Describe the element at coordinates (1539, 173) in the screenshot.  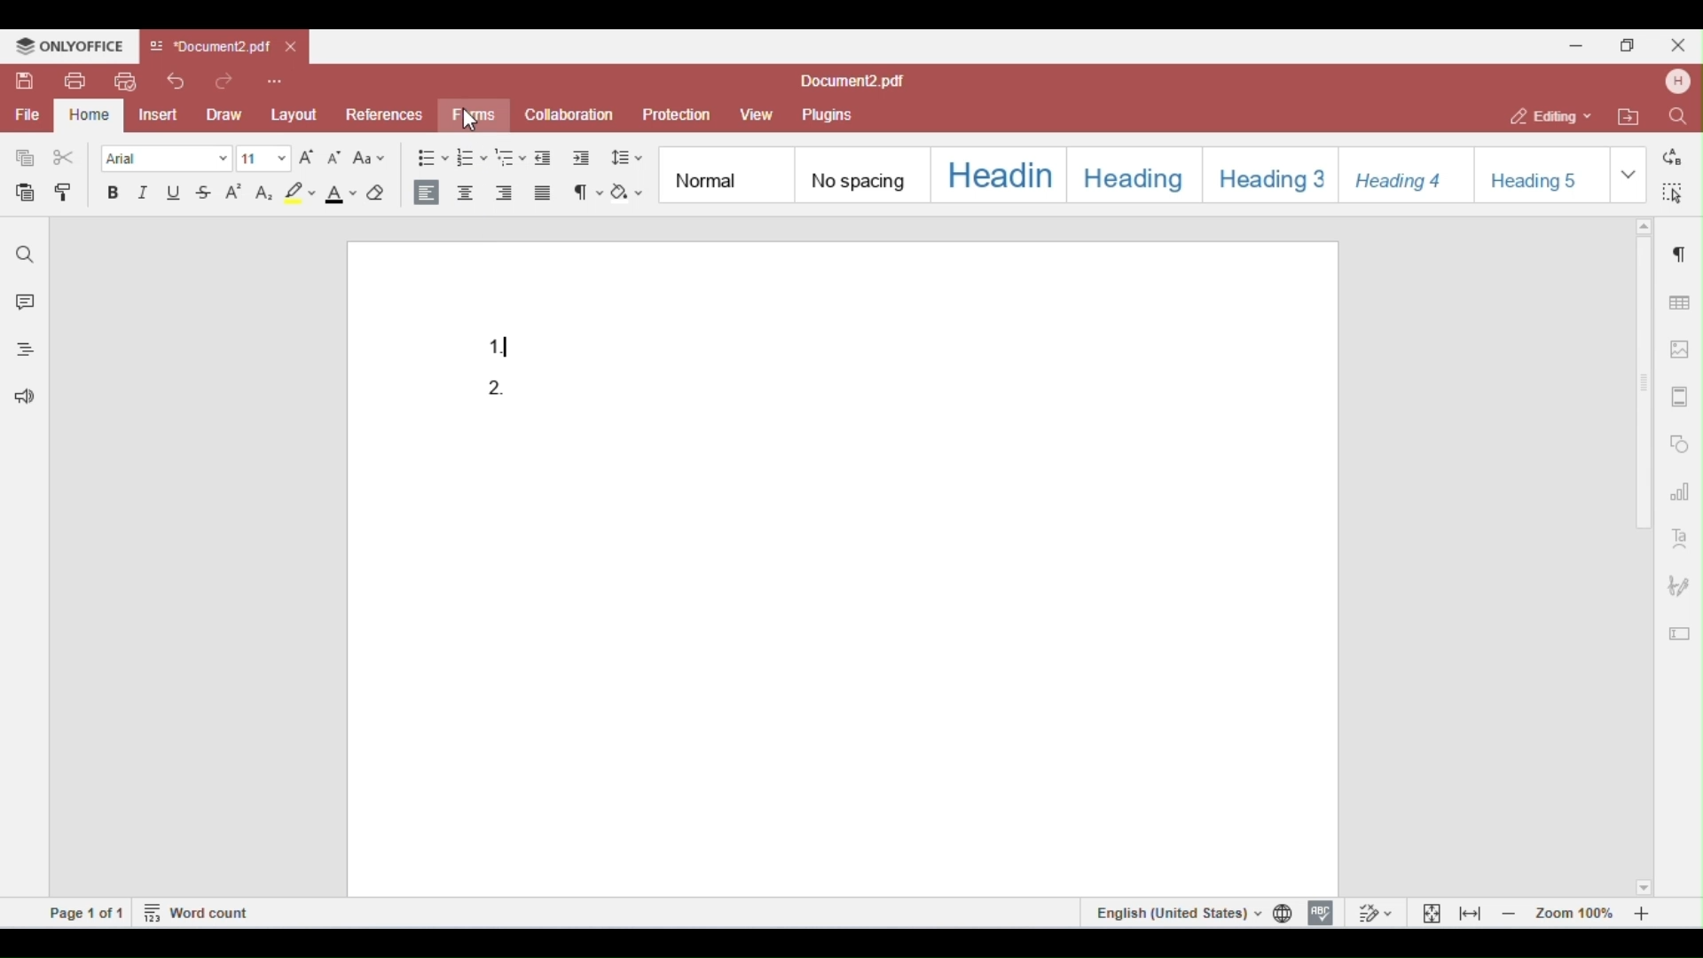
I see `heading 5` at that location.